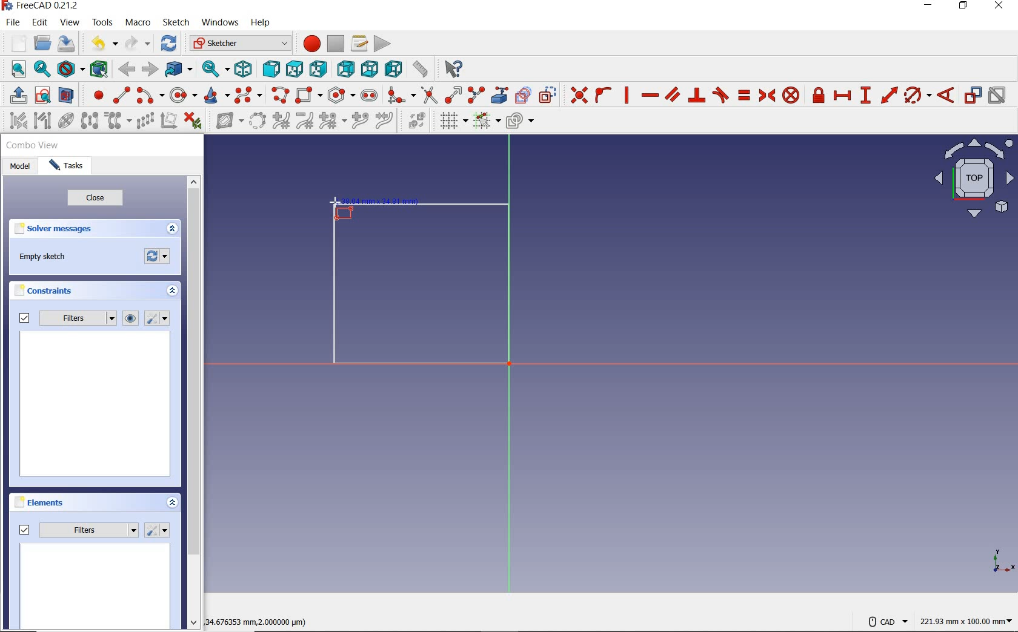  I want to click on file, so click(15, 23).